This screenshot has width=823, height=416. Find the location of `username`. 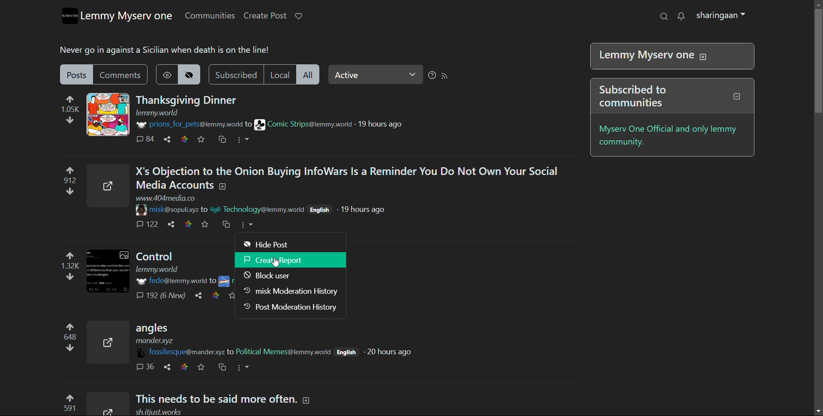

username is located at coordinates (167, 281).